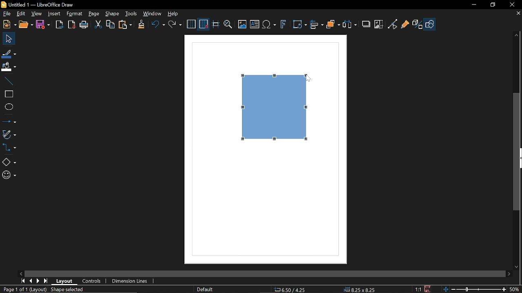 This screenshot has width=522, height=293. I want to click on Clone formatting, so click(141, 24).